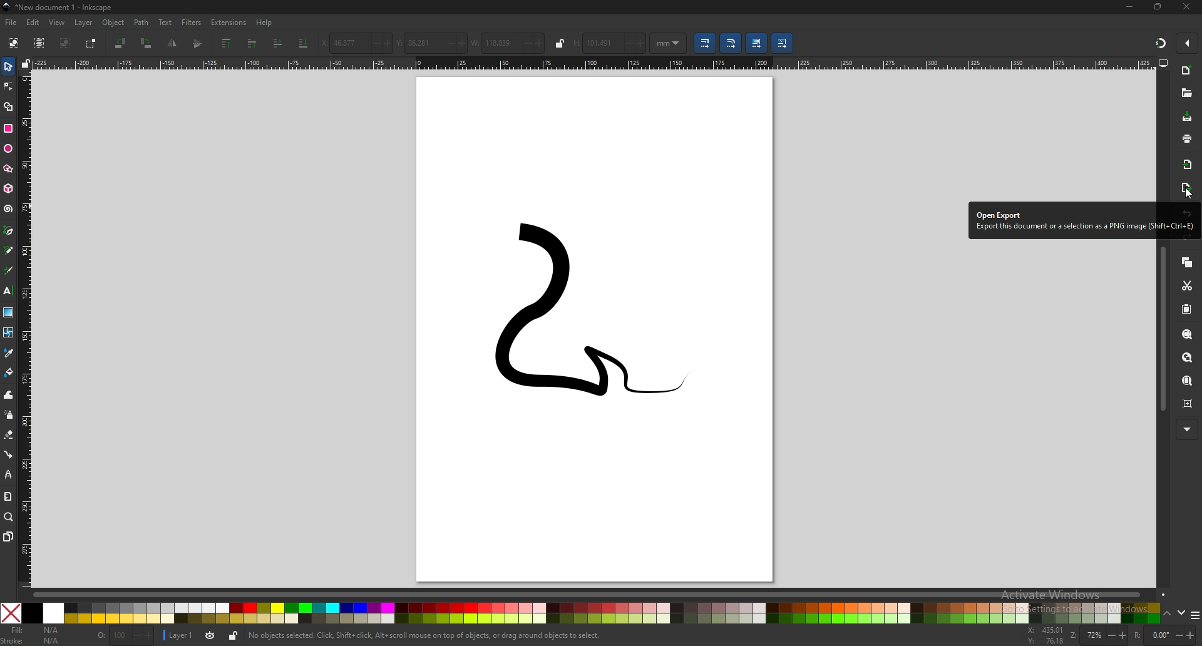 This screenshot has height=646, width=1202. Describe the element at coordinates (595, 595) in the screenshot. I see `scroll bar` at that location.